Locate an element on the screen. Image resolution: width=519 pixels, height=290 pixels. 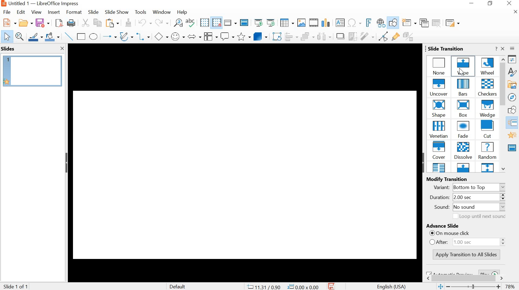
Insert audio or video is located at coordinates (314, 23).